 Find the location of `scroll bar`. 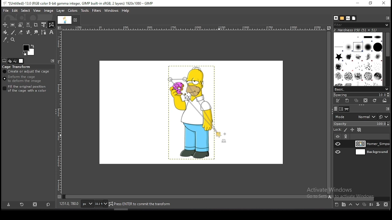

scroll bar is located at coordinates (328, 112).